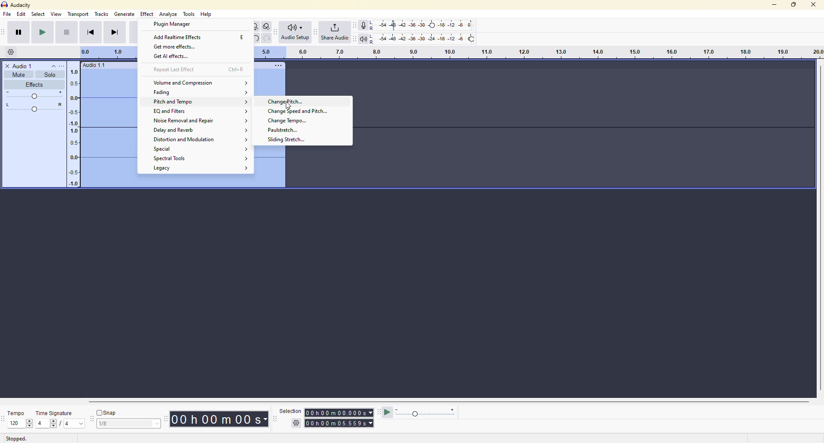 The height and width of the screenshot is (443, 824). I want to click on 1/8, so click(111, 425).